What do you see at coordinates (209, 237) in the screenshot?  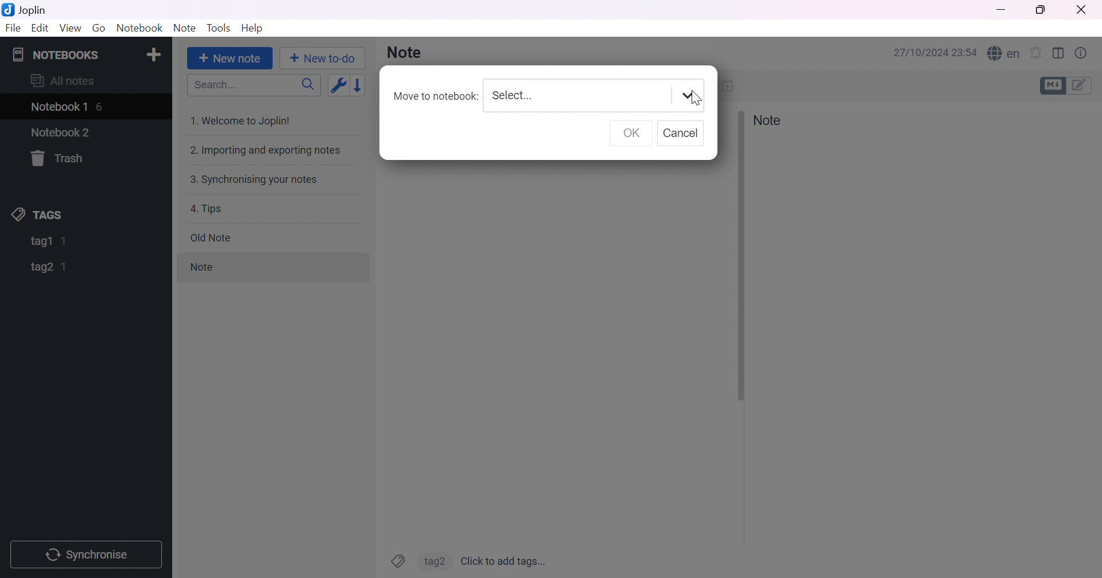 I see `Old note` at bounding box center [209, 237].